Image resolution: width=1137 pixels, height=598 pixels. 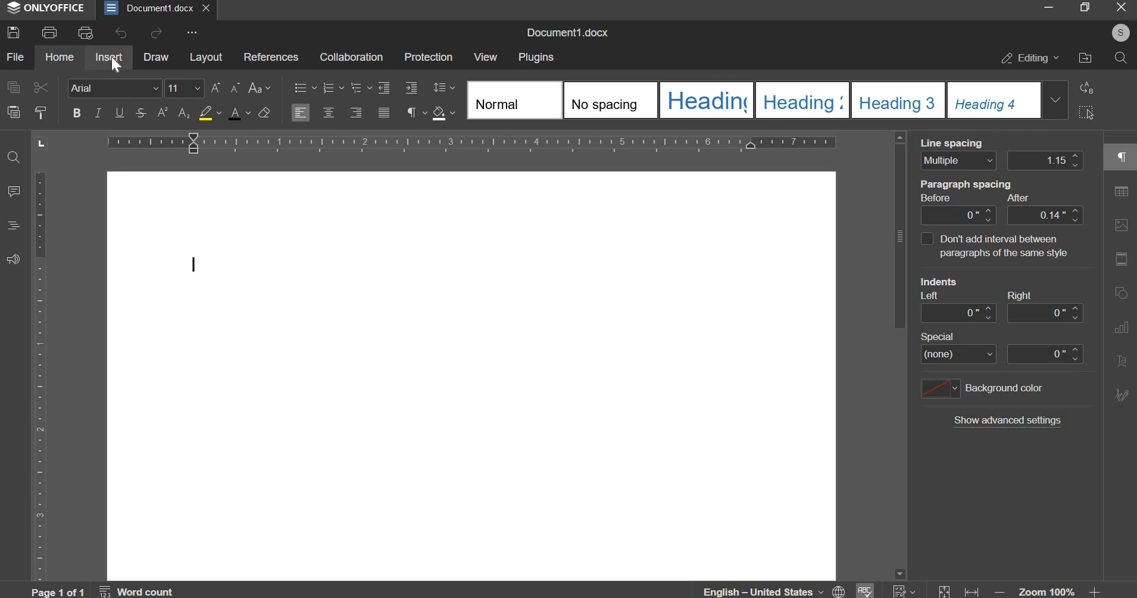 I want to click on headings, so click(x=12, y=225).